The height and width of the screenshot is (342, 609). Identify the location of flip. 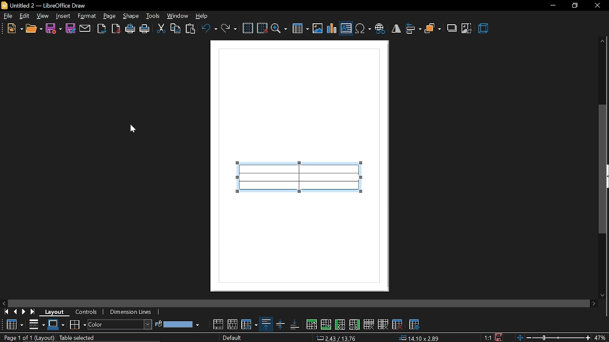
(397, 29).